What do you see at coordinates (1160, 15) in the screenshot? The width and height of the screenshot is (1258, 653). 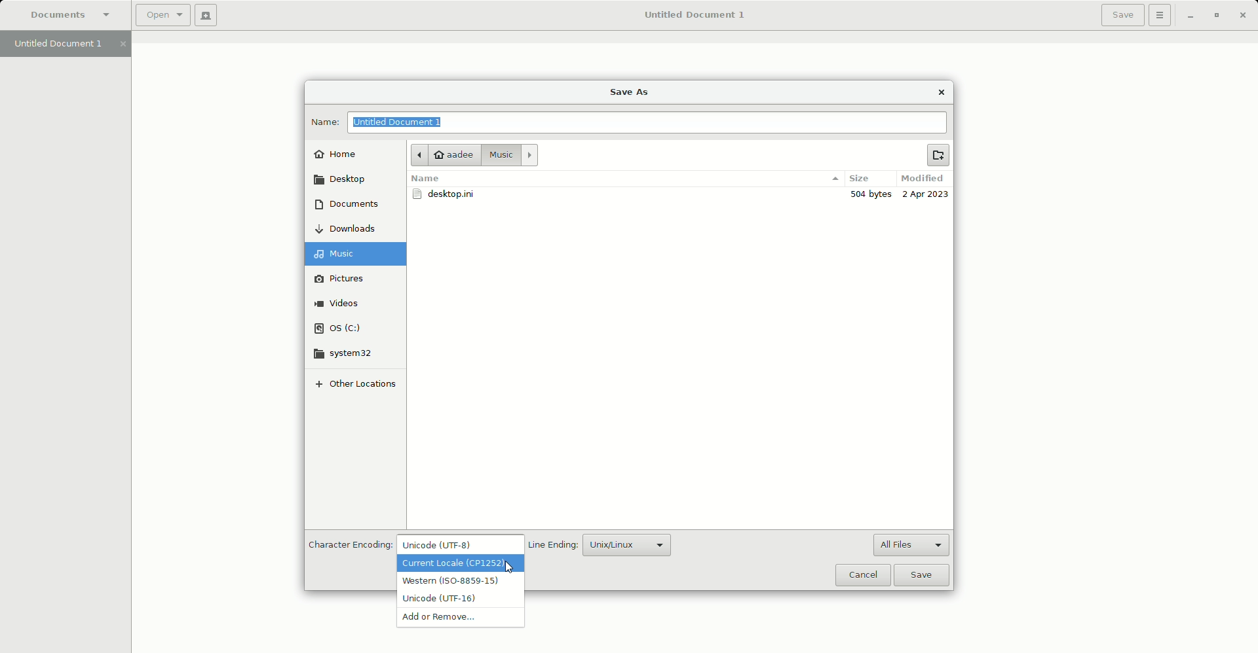 I see `Options` at bounding box center [1160, 15].